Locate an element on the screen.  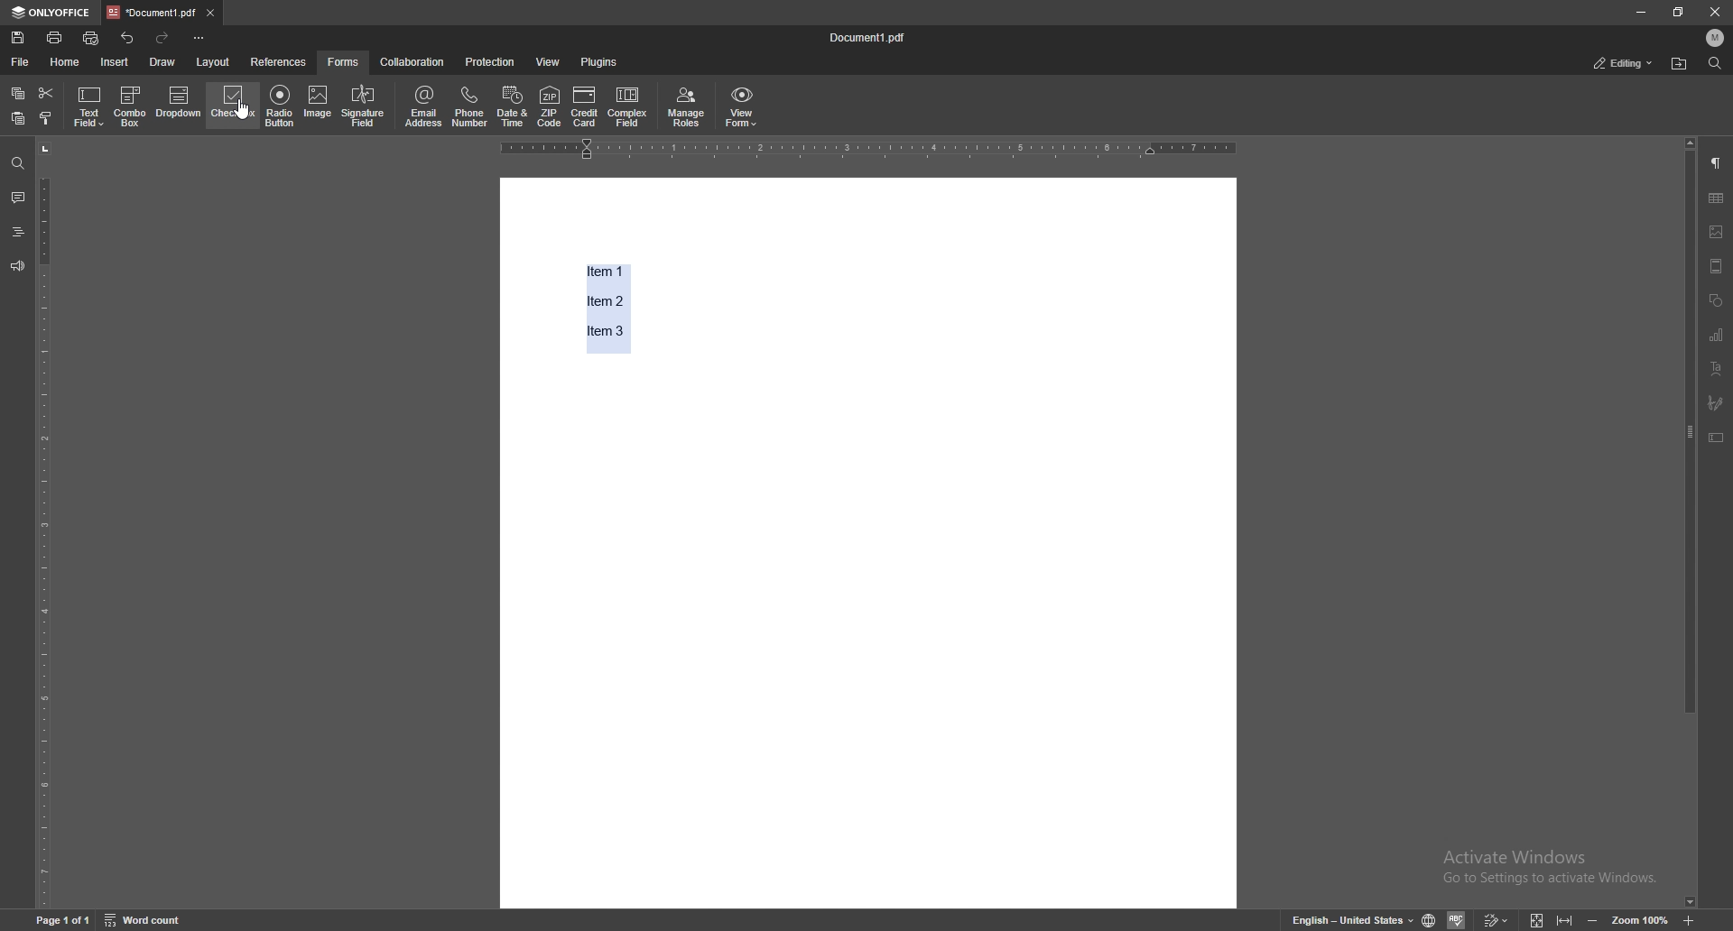
text box is located at coordinates (1718, 438).